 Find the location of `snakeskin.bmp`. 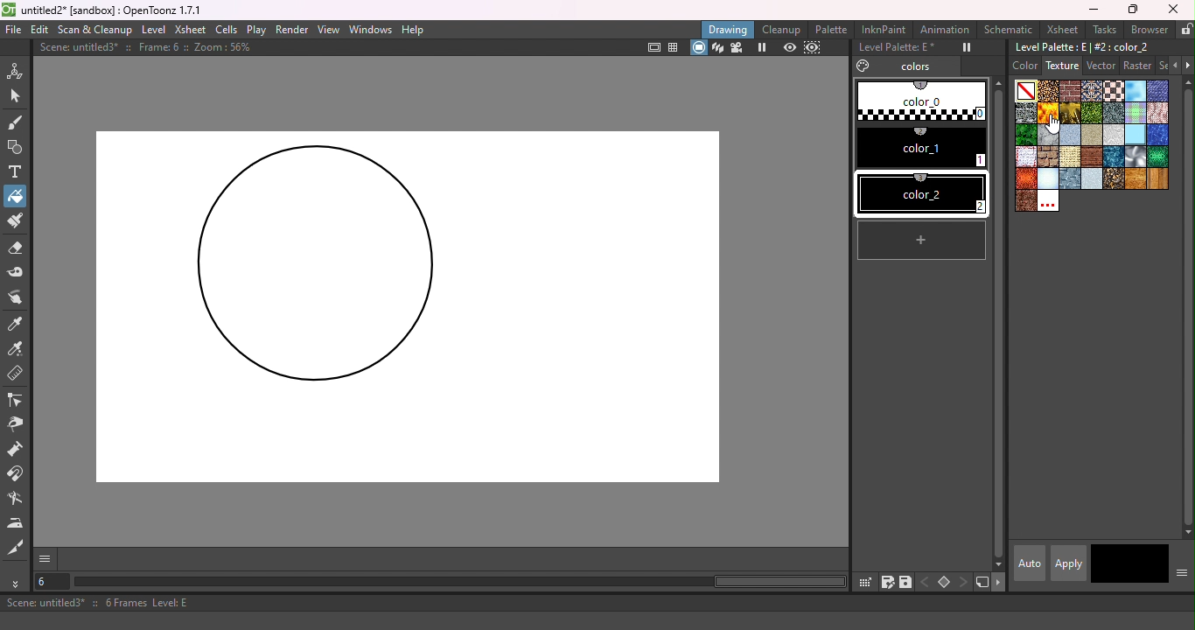

snakeskin.bmp is located at coordinates (1157, 157).